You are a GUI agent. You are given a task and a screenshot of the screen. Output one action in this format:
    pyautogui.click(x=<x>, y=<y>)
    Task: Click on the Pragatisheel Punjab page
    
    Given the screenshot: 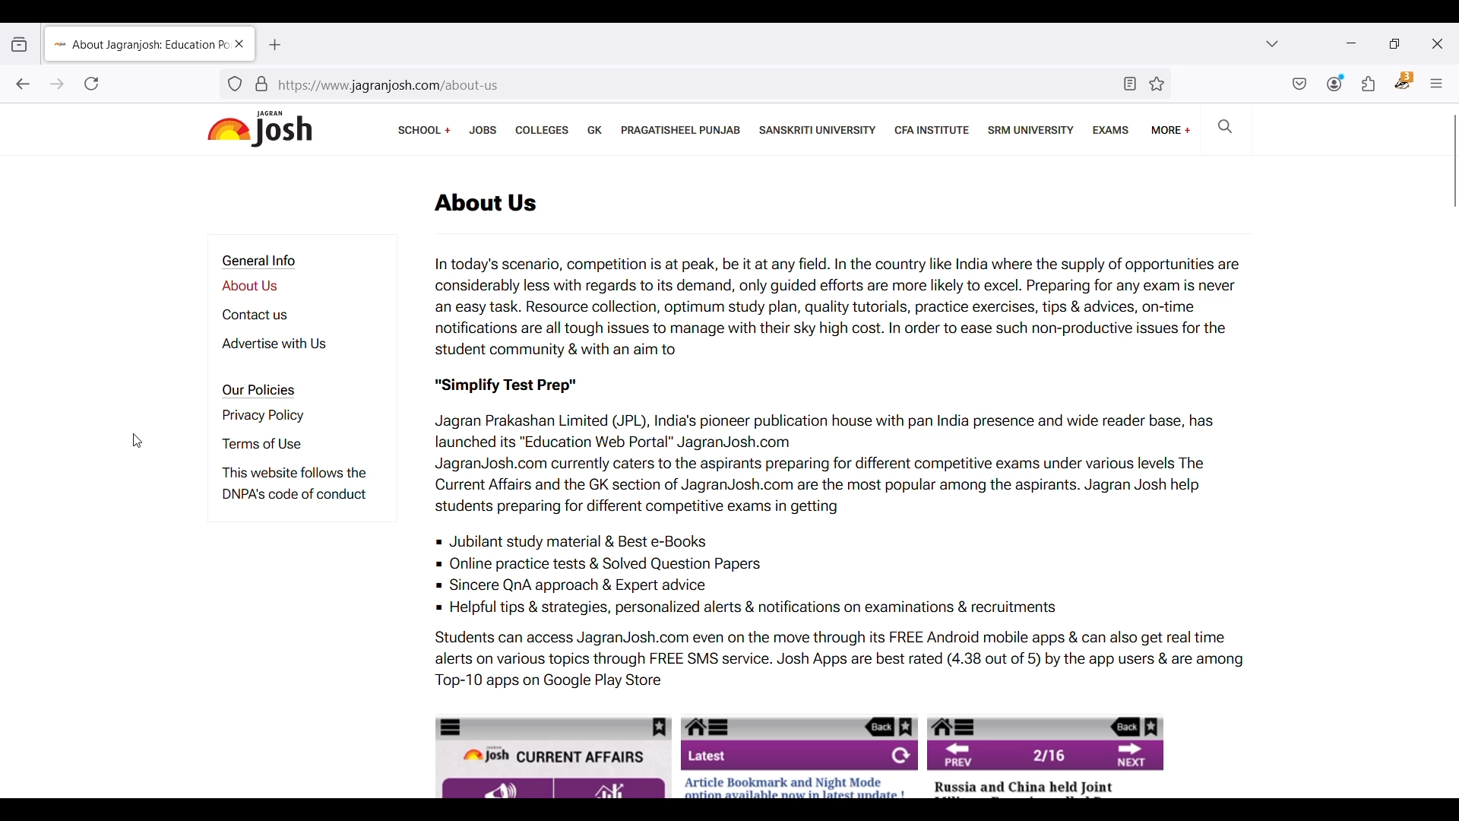 What is the action you would take?
    pyautogui.click(x=682, y=129)
    